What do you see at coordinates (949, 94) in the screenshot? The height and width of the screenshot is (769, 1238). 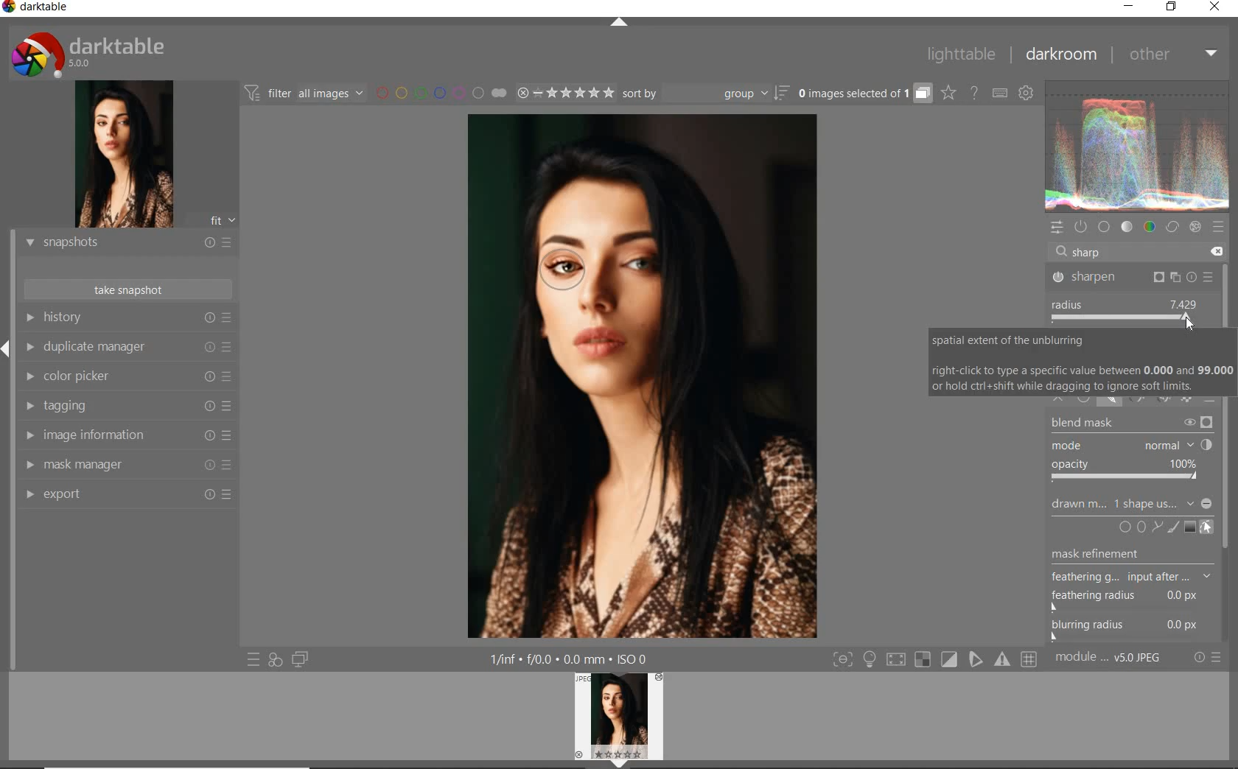 I see `click to change overlays on thumbnails` at bounding box center [949, 94].